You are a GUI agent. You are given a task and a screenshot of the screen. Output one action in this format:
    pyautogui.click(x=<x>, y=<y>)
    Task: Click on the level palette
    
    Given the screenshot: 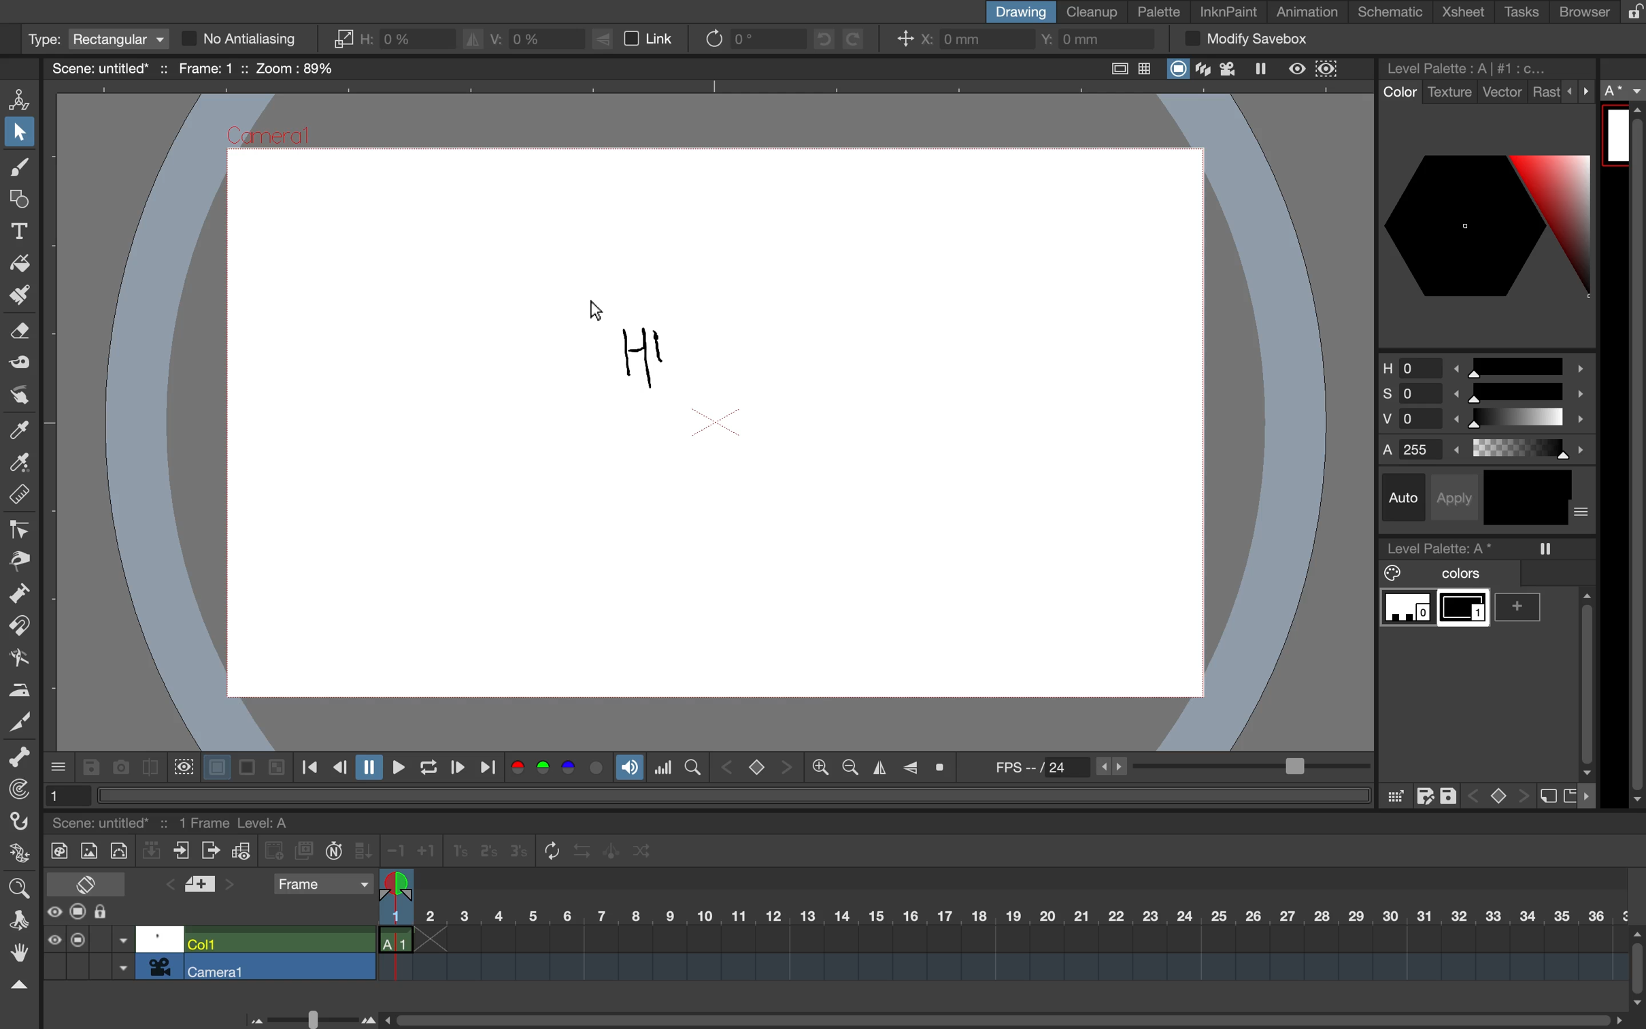 What is the action you would take?
    pyautogui.click(x=1471, y=67)
    